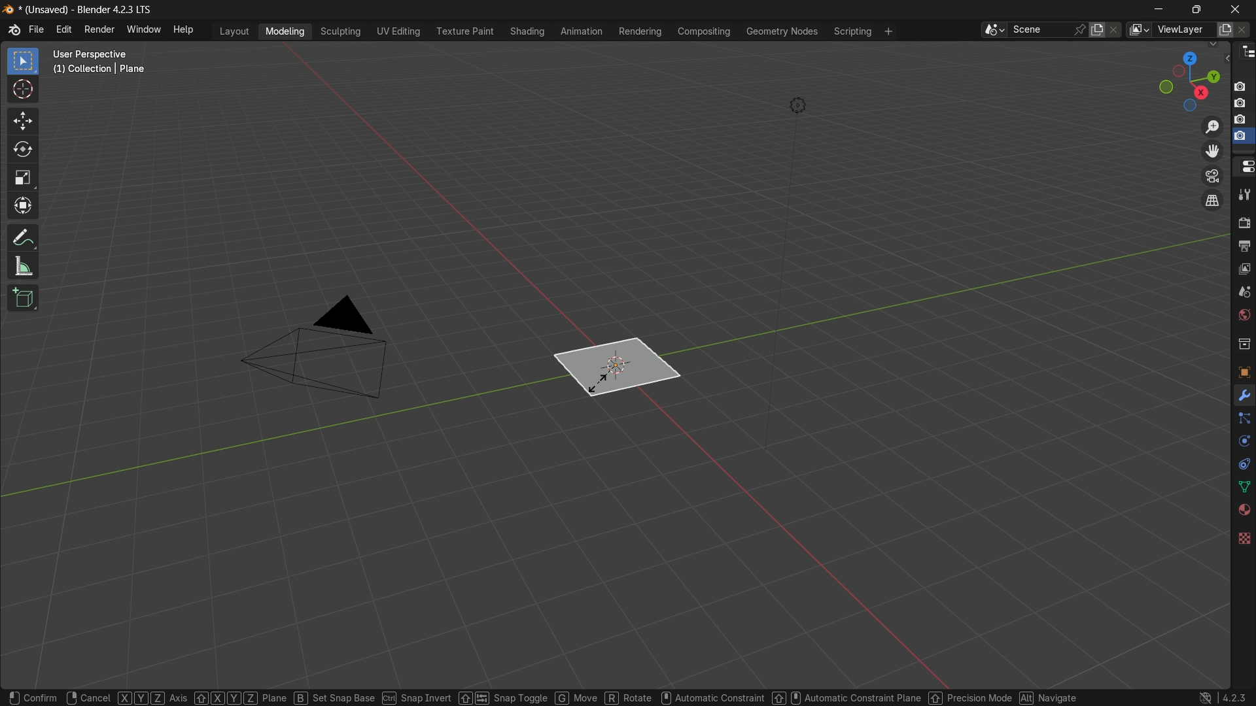 Image resolution: width=1256 pixels, height=706 pixels. What do you see at coordinates (1243, 84) in the screenshot?
I see `capture` at bounding box center [1243, 84].